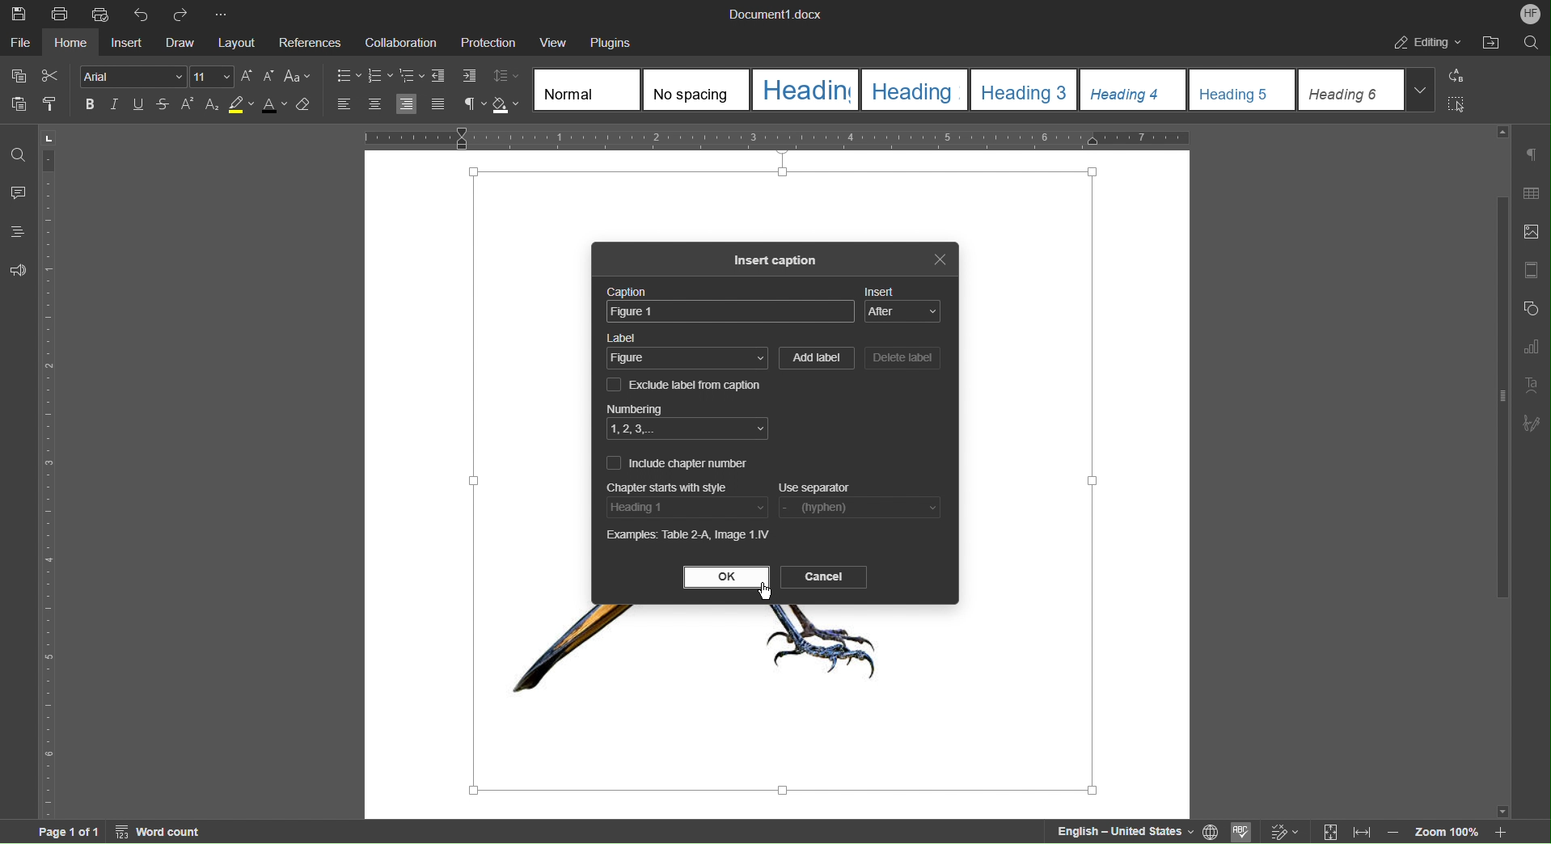 This screenshot has height=844, width=1551. I want to click on Find, so click(18, 153).